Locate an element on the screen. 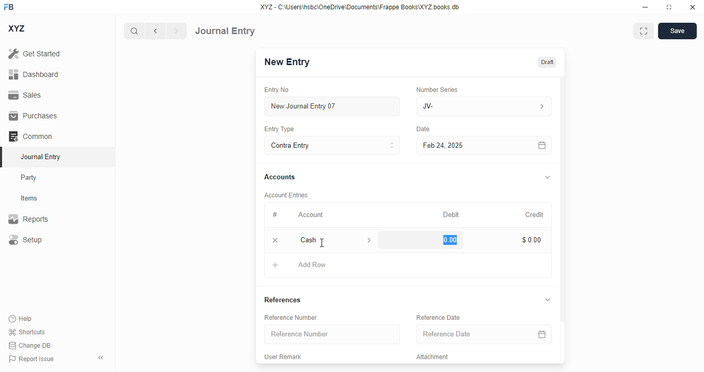  accounts is located at coordinates (280, 178).